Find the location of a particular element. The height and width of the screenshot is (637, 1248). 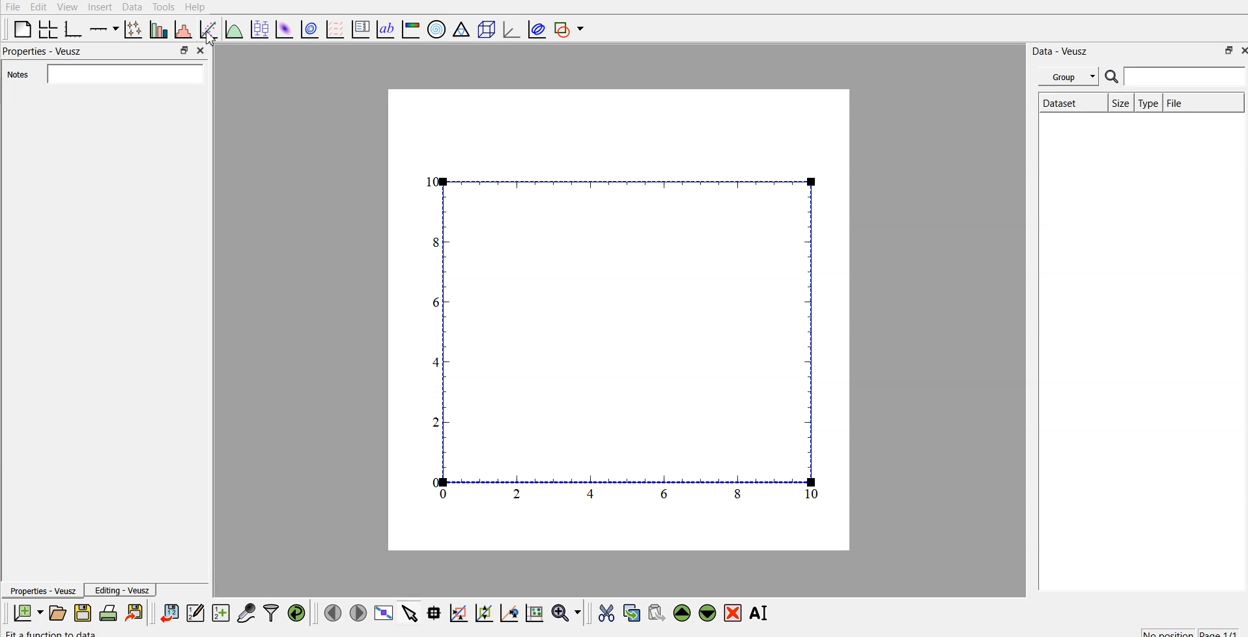

plot covariance ellipse is located at coordinates (539, 31).